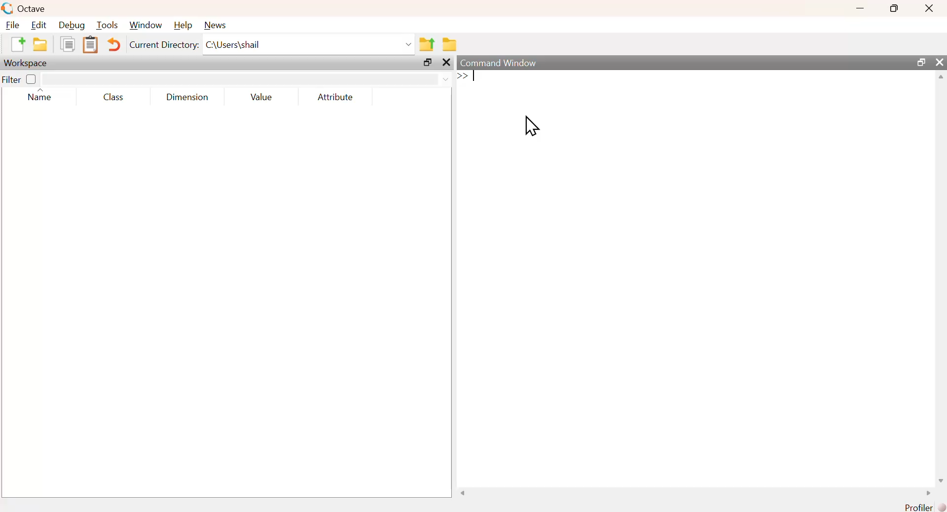 The width and height of the screenshot is (947, 512). Describe the element at coordinates (187, 99) in the screenshot. I see `dimension` at that location.